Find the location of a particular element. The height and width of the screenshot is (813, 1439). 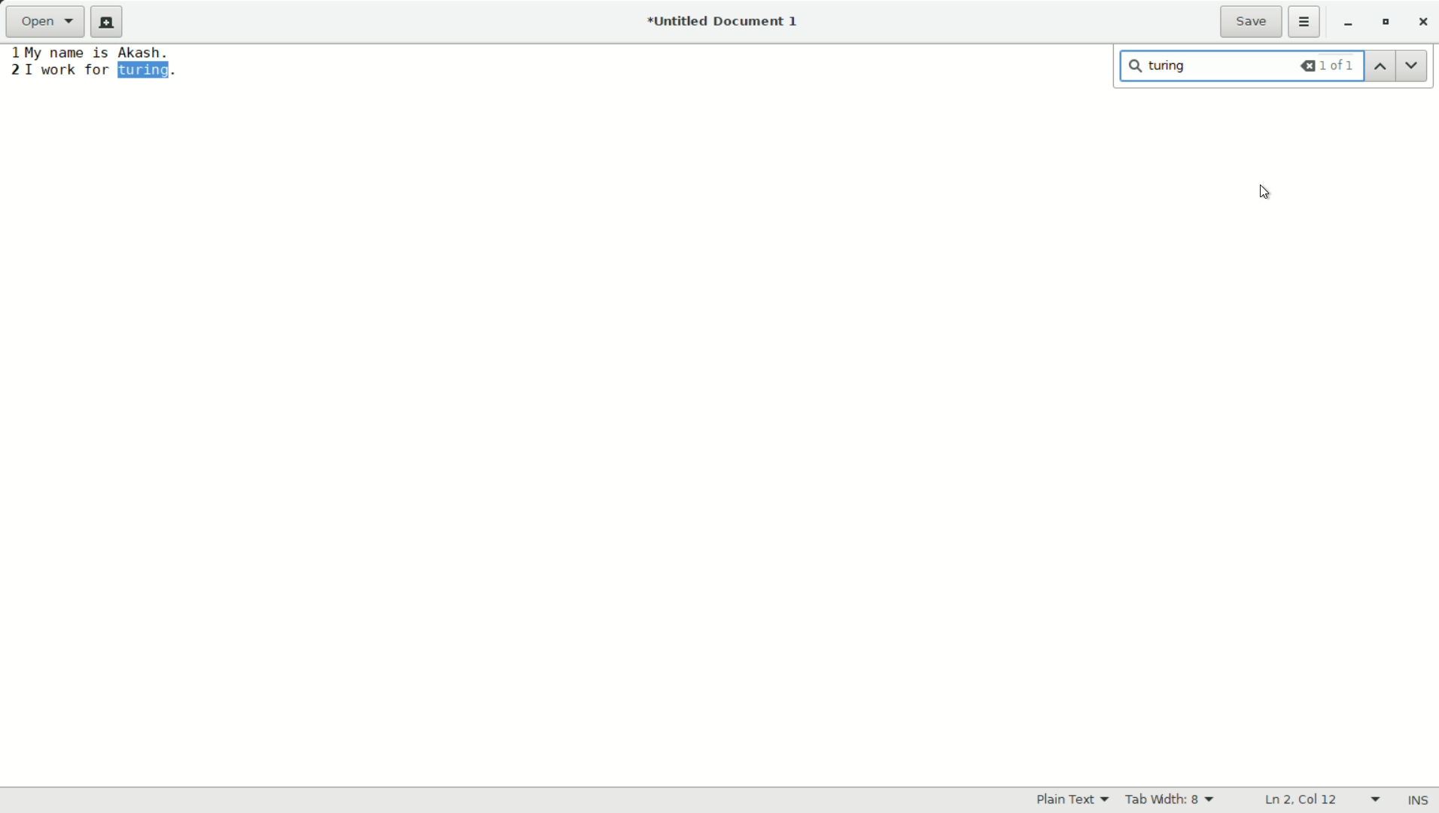

found word "turing" is located at coordinates (141, 69).